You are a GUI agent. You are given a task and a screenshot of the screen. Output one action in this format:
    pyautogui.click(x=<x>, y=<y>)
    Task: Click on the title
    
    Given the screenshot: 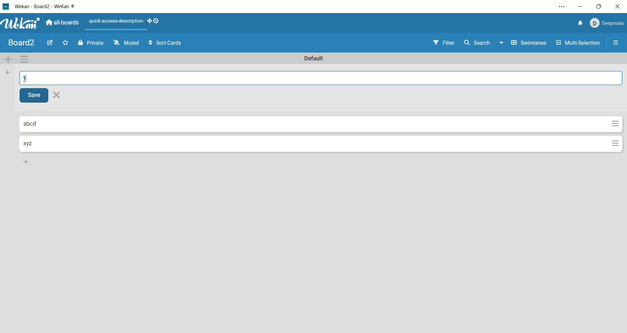 What is the action you would take?
    pyautogui.click(x=22, y=42)
    